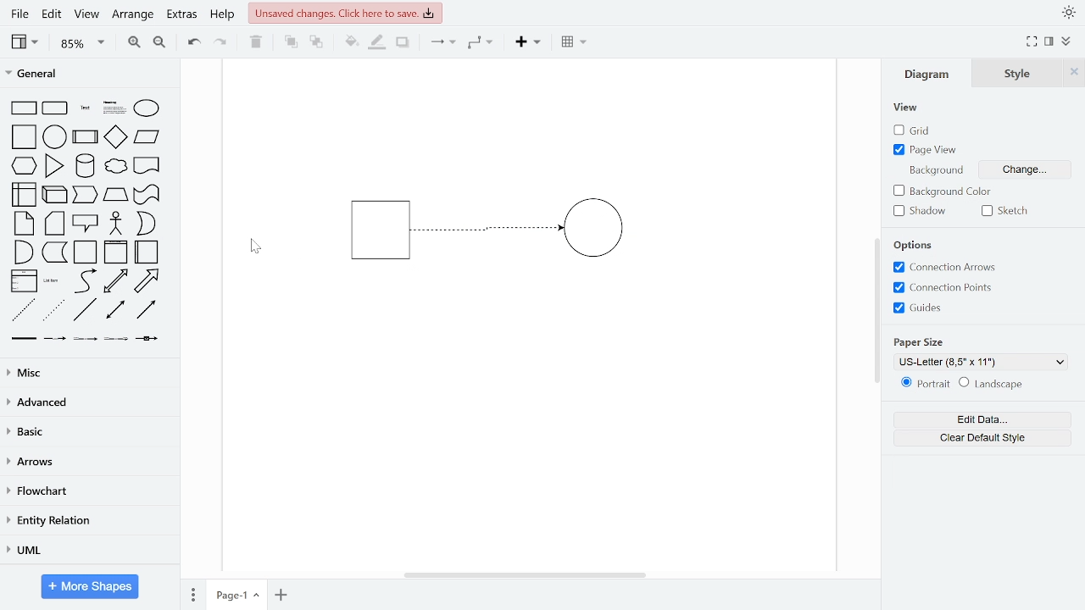 The image size is (1085, 610). Describe the element at coordinates (485, 42) in the screenshot. I see `waypoints` at that location.